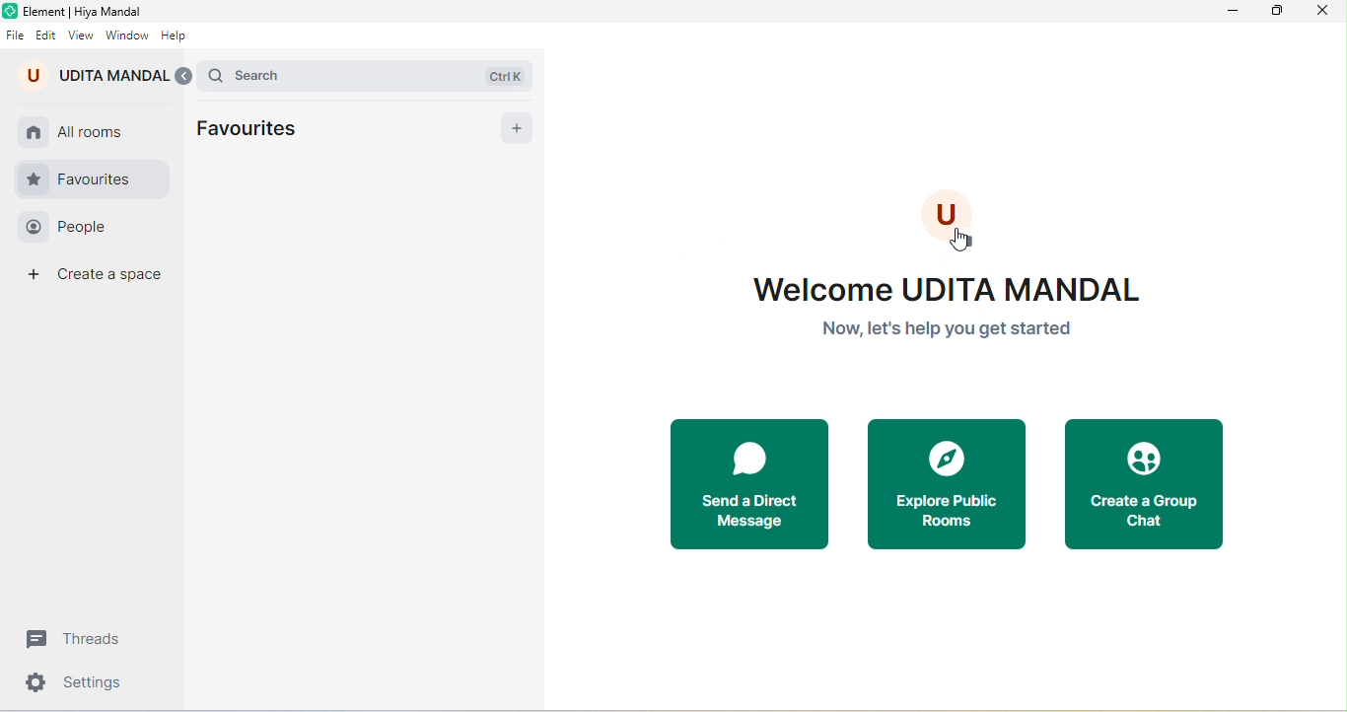 The width and height of the screenshot is (1347, 712). Describe the element at coordinates (957, 219) in the screenshot. I see `profile` at that location.